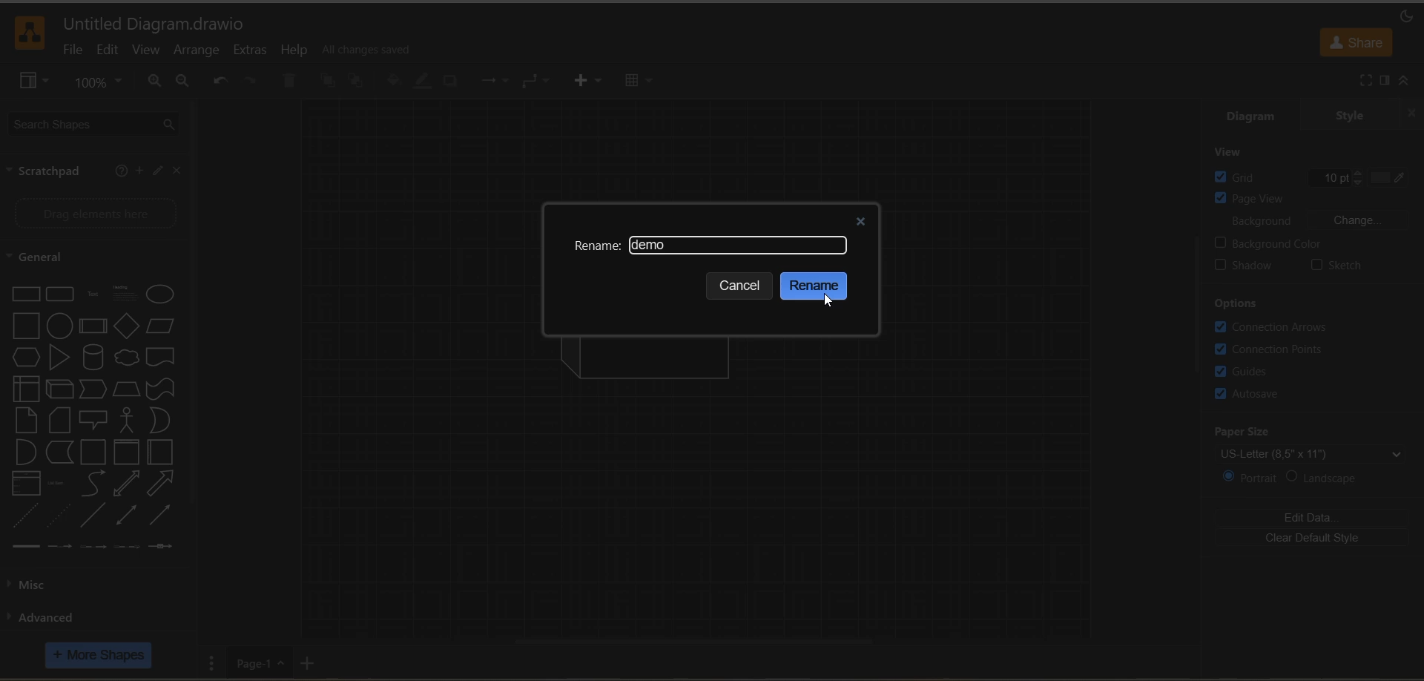 This screenshot has height=681, width=1424. I want to click on rename, so click(817, 286).